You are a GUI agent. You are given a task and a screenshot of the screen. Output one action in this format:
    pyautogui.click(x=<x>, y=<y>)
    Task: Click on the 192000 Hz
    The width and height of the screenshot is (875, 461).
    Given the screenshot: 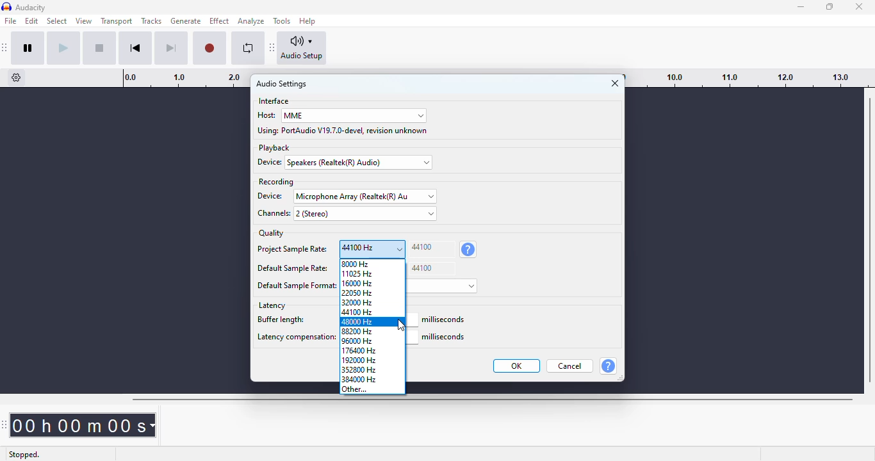 What is the action you would take?
    pyautogui.click(x=372, y=360)
    